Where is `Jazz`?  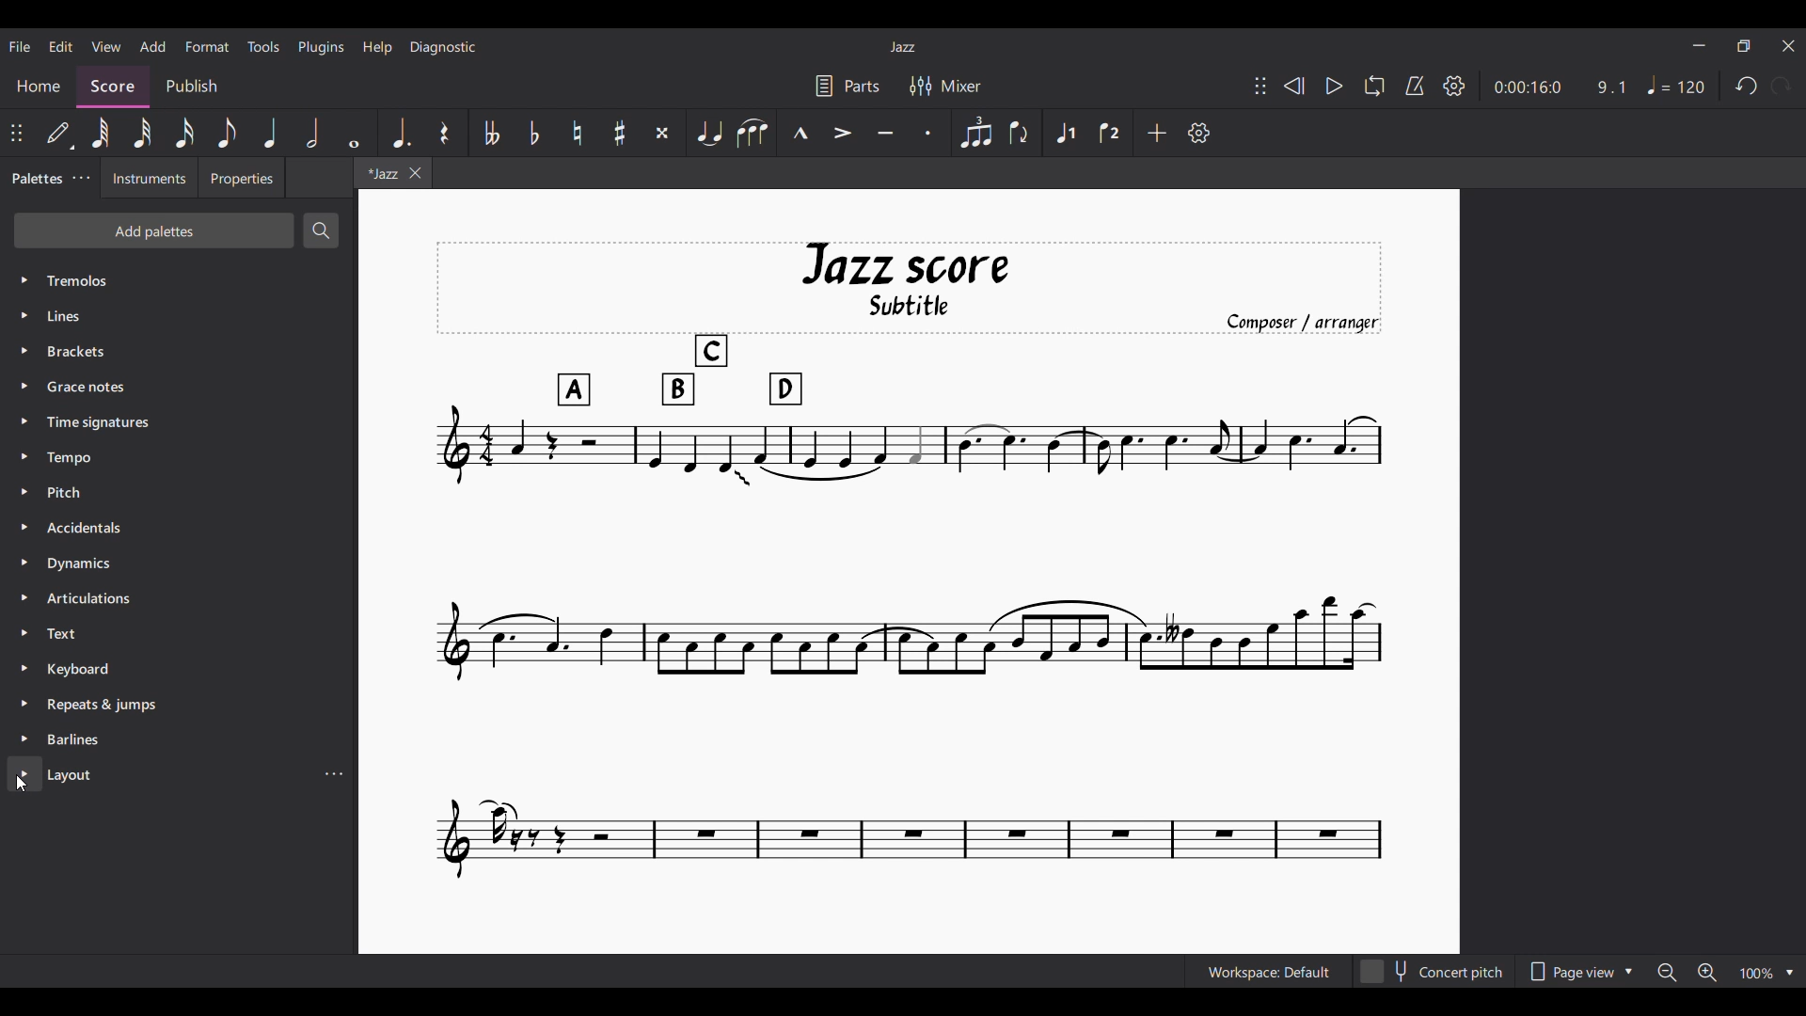
Jazz is located at coordinates (902, 47).